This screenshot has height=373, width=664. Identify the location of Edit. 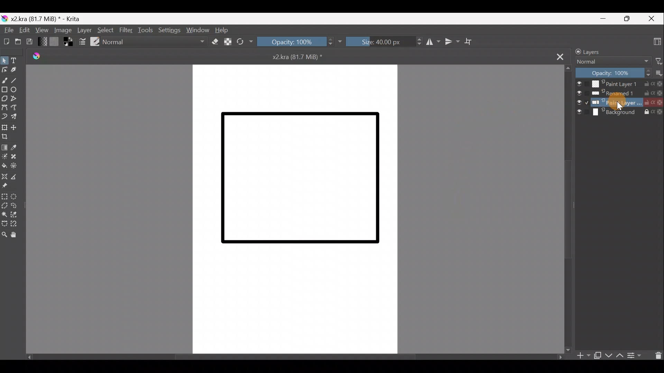
(24, 30).